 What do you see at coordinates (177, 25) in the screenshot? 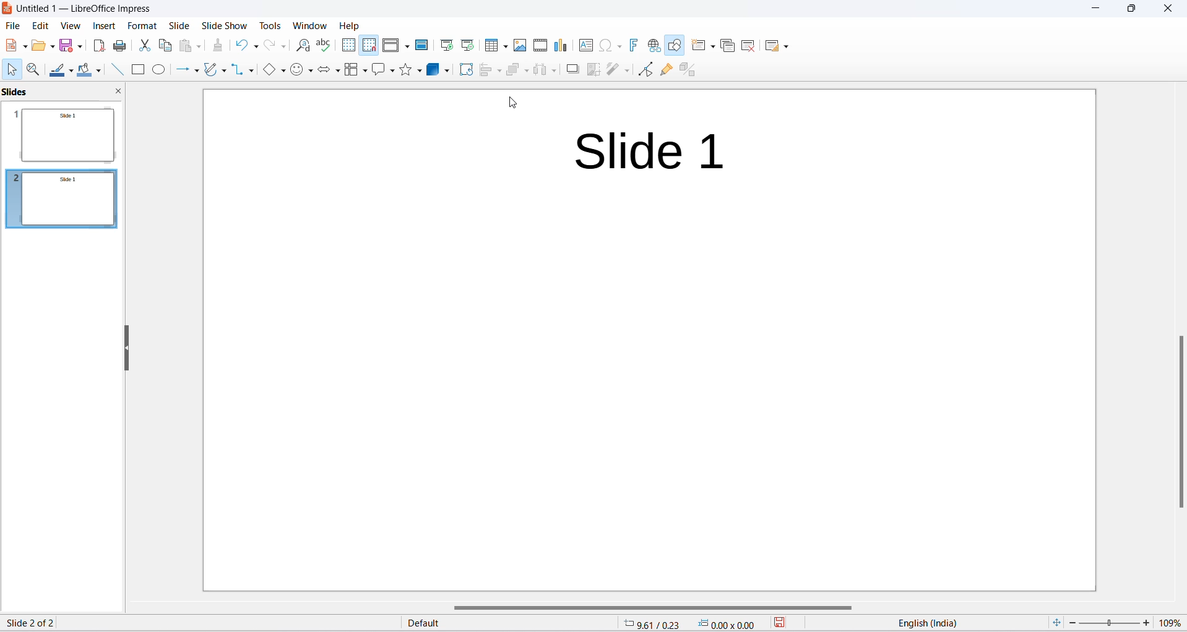
I see `slide` at bounding box center [177, 25].